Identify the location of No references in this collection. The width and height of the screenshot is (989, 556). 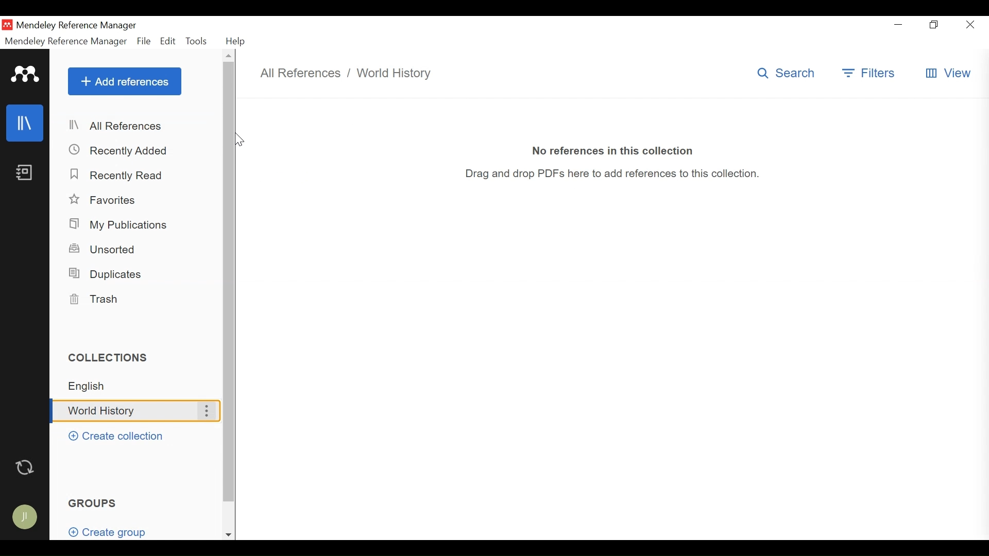
(613, 149).